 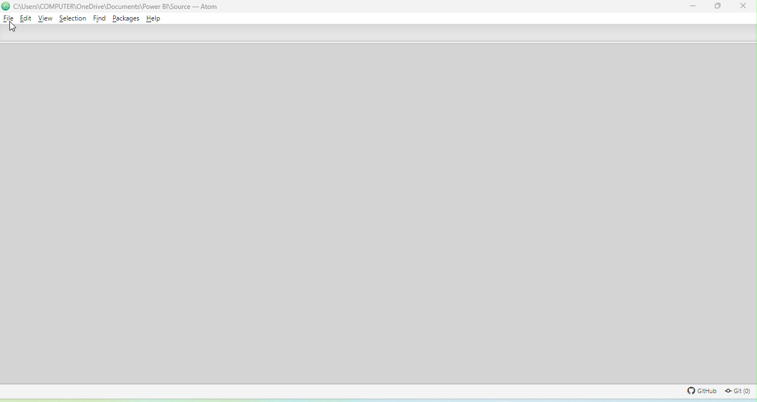 I want to click on file menu, so click(x=9, y=18).